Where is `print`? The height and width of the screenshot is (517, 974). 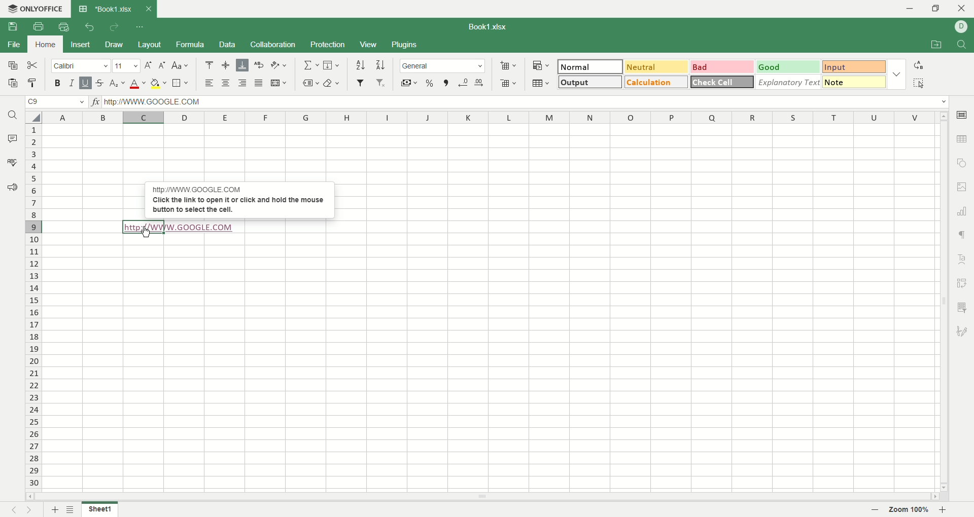
print is located at coordinates (37, 26).